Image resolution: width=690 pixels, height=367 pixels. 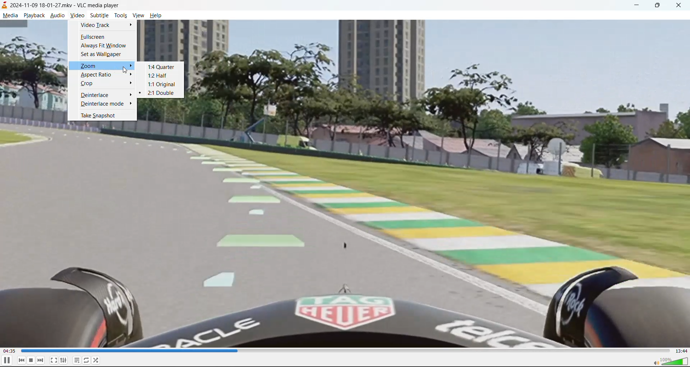 I want to click on previous, so click(x=22, y=360).